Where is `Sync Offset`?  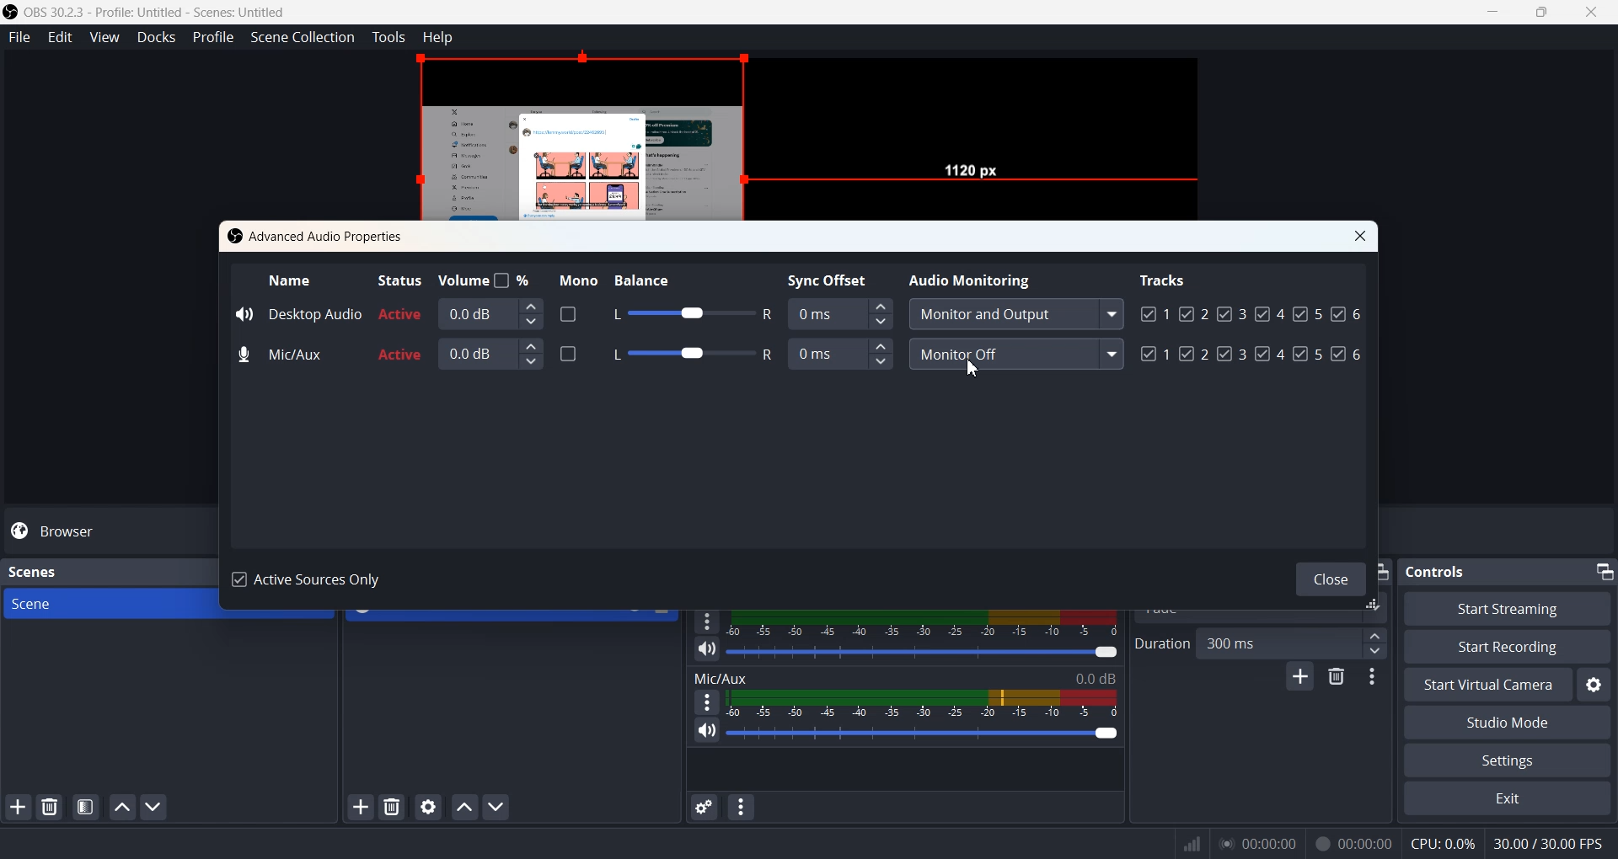
Sync Offset is located at coordinates (833, 278).